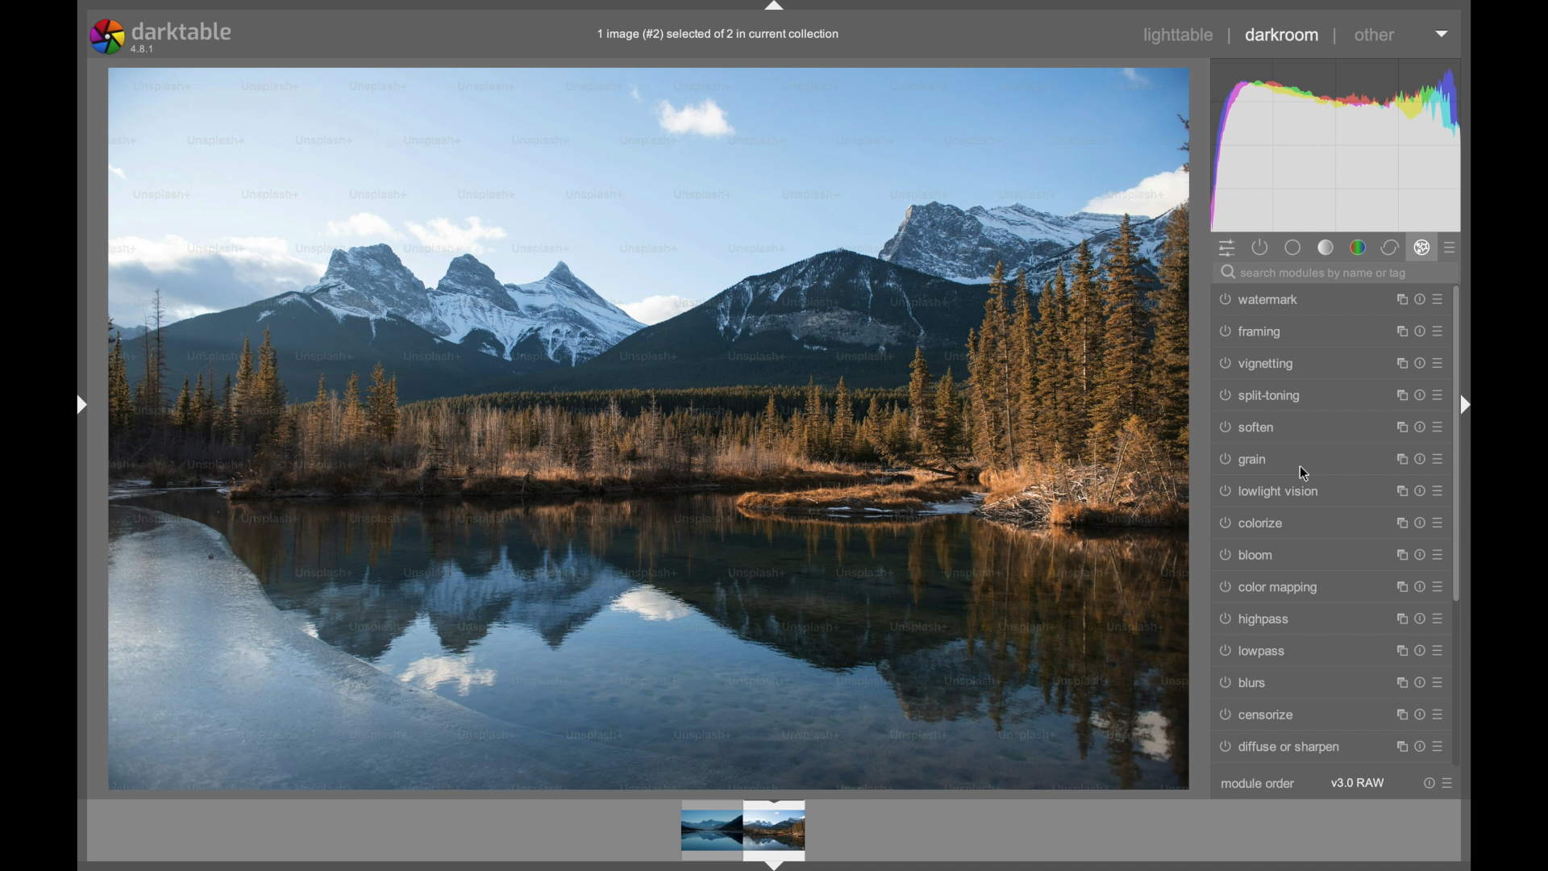  What do you see at coordinates (1358, 782) in the screenshot?
I see `v3.0 RAW` at bounding box center [1358, 782].